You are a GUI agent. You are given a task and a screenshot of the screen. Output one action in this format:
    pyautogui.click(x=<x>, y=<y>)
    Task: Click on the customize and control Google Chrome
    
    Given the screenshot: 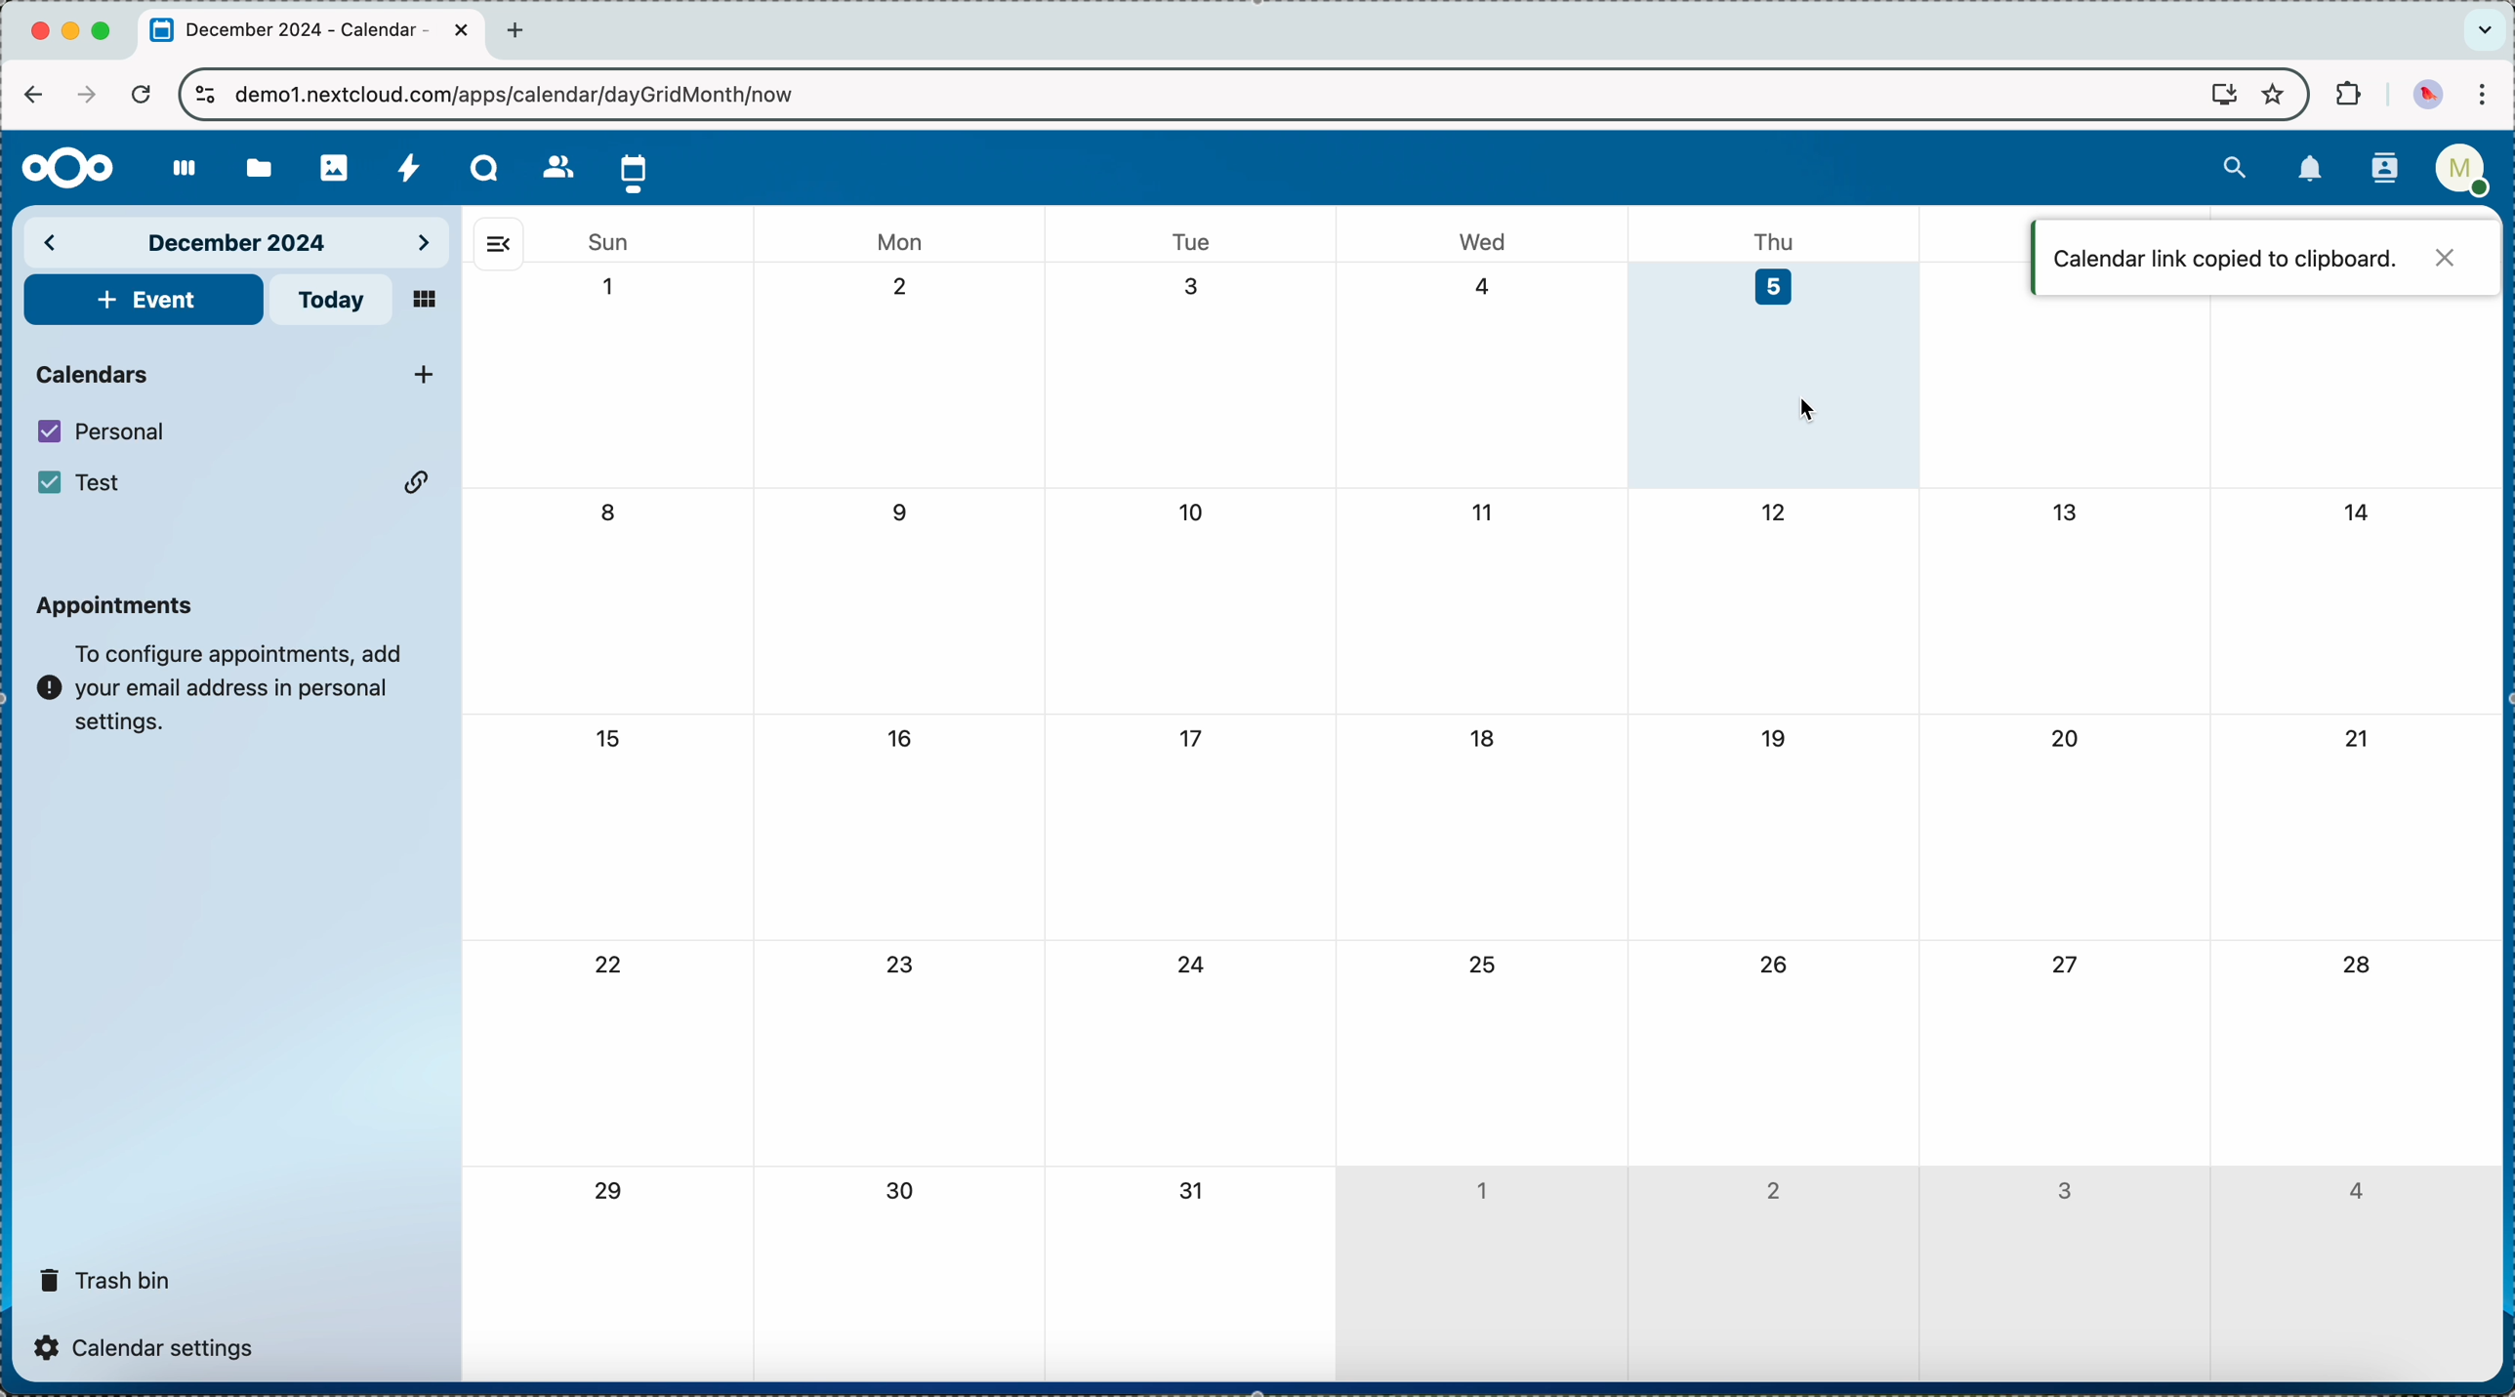 What is the action you would take?
    pyautogui.click(x=2490, y=96)
    